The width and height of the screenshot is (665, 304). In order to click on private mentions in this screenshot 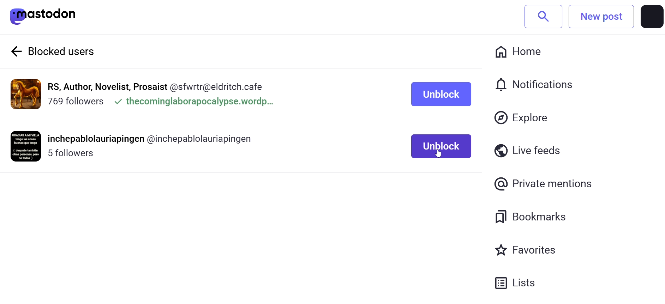, I will do `click(544, 184)`.